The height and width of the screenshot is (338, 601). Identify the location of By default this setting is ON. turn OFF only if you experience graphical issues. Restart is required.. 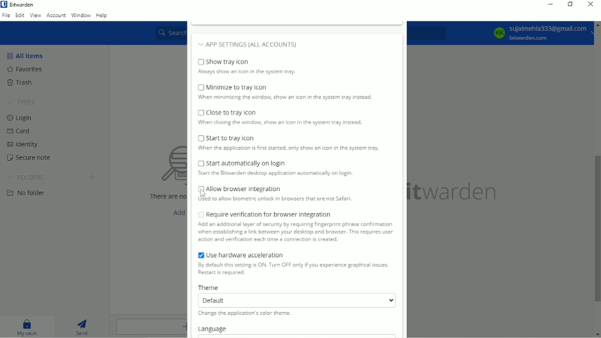
(292, 270).